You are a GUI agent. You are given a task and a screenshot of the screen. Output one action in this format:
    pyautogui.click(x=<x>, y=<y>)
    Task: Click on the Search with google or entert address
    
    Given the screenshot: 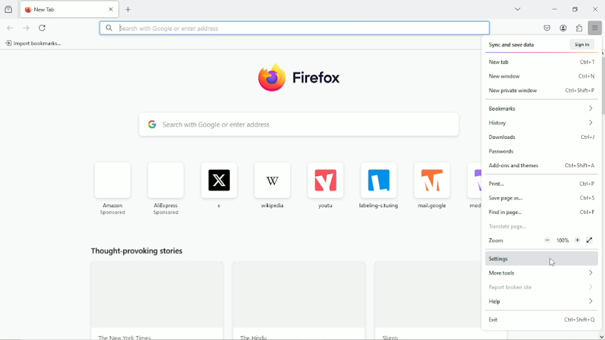 What is the action you would take?
    pyautogui.click(x=300, y=125)
    